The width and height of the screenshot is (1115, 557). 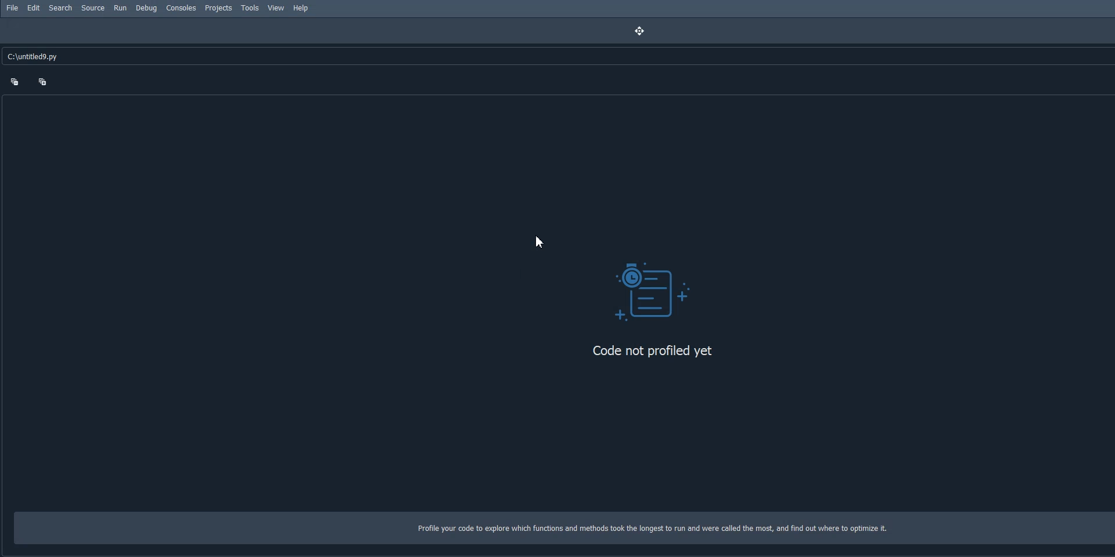 What do you see at coordinates (120, 8) in the screenshot?
I see `Run` at bounding box center [120, 8].